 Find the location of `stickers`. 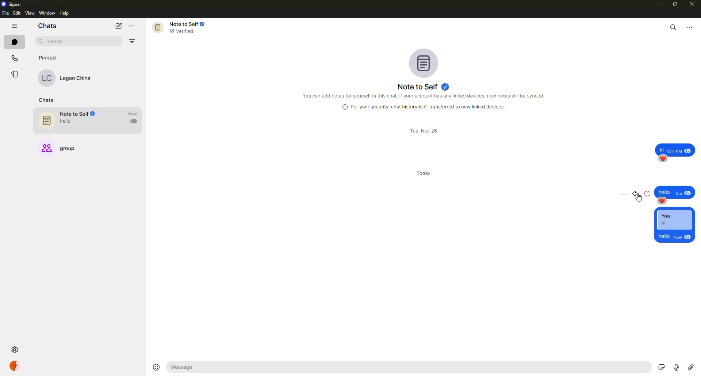

stickers is located at coordinates (656, 366).